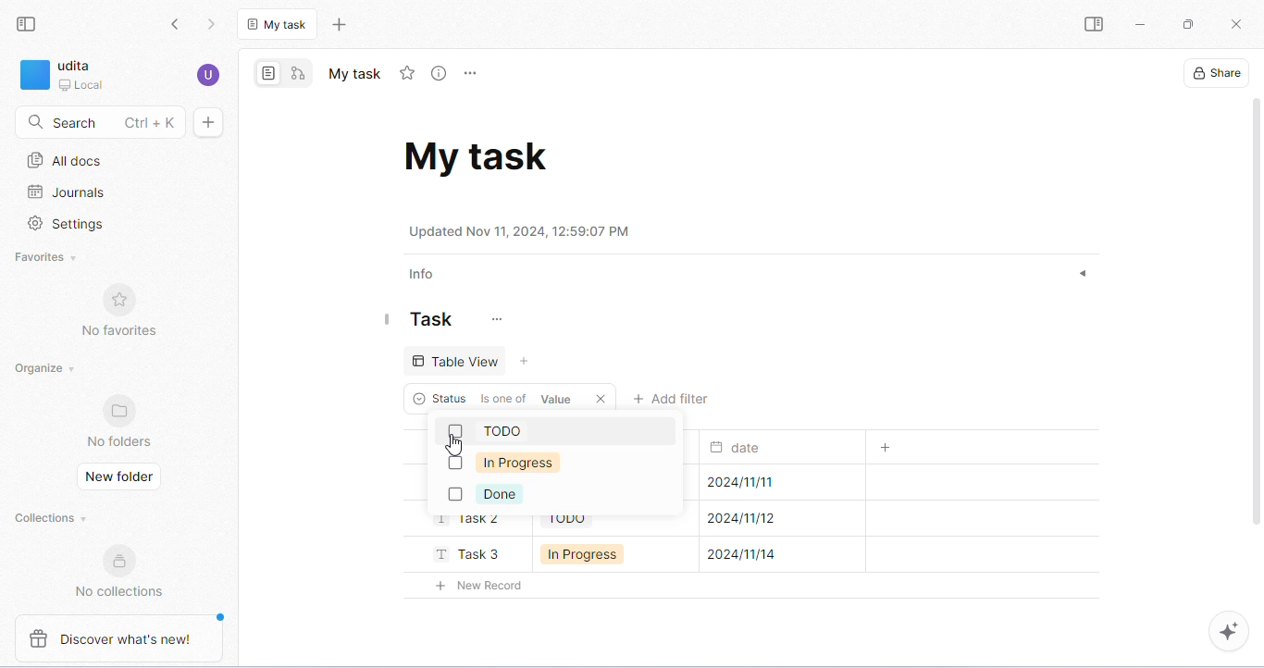  What do you see at coordinates (1186, 24) in the screenshot?
I see `maximize` at bounding box center [1186, 24].